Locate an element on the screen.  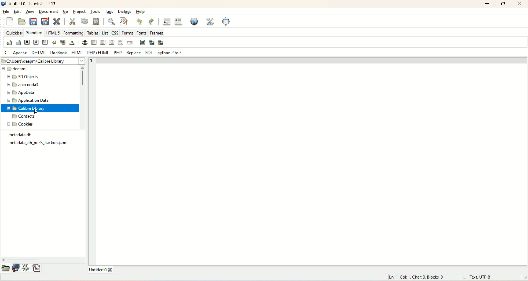
documentation is located at coordinates (16, 268).